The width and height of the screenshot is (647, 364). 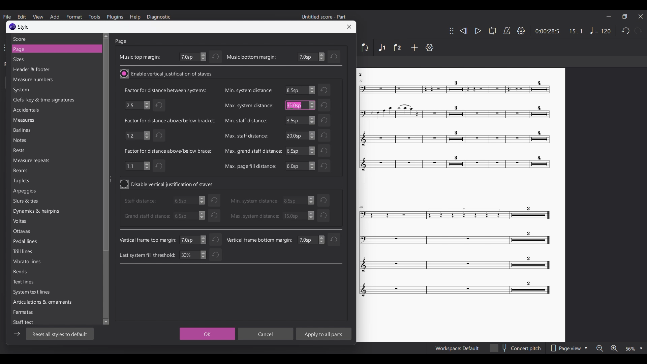 What do you see at coordinates (311, 240) in the screenshot?
I see `change value` at bounding box center [311, 240].